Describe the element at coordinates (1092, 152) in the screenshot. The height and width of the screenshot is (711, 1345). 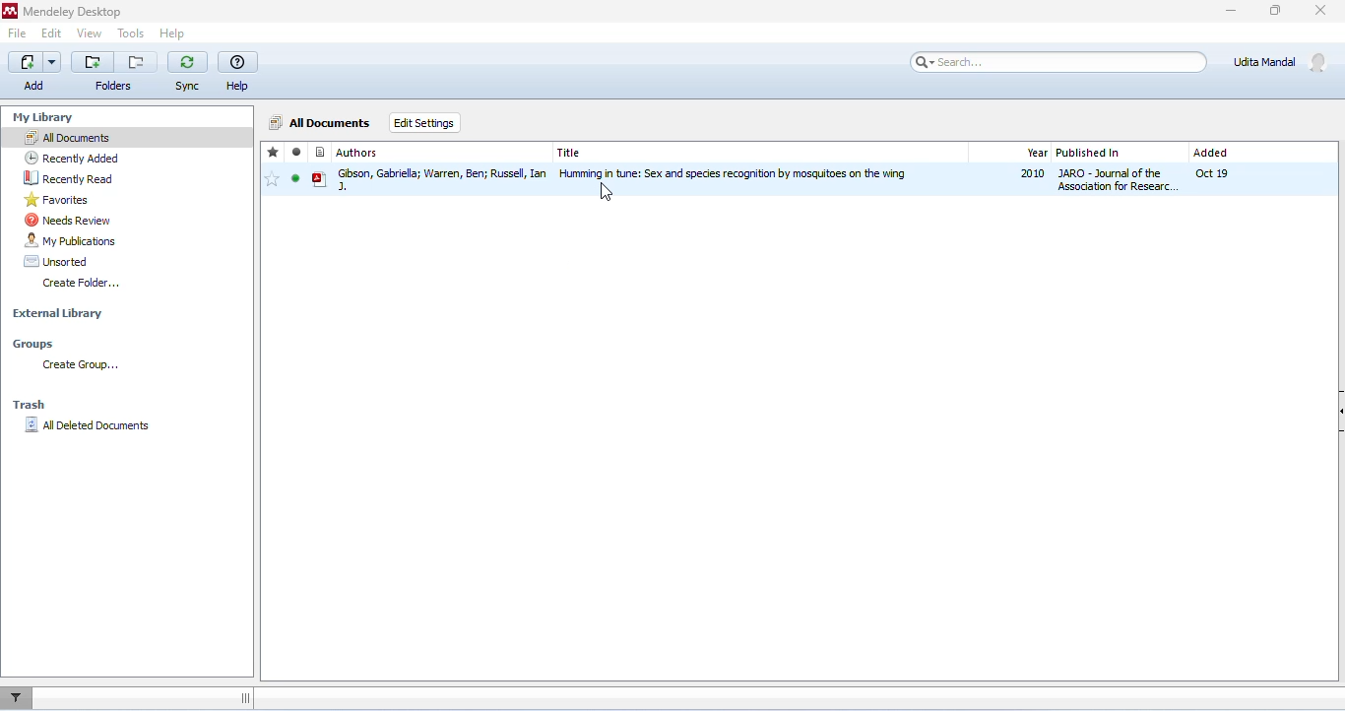
I see `published in` at that location.